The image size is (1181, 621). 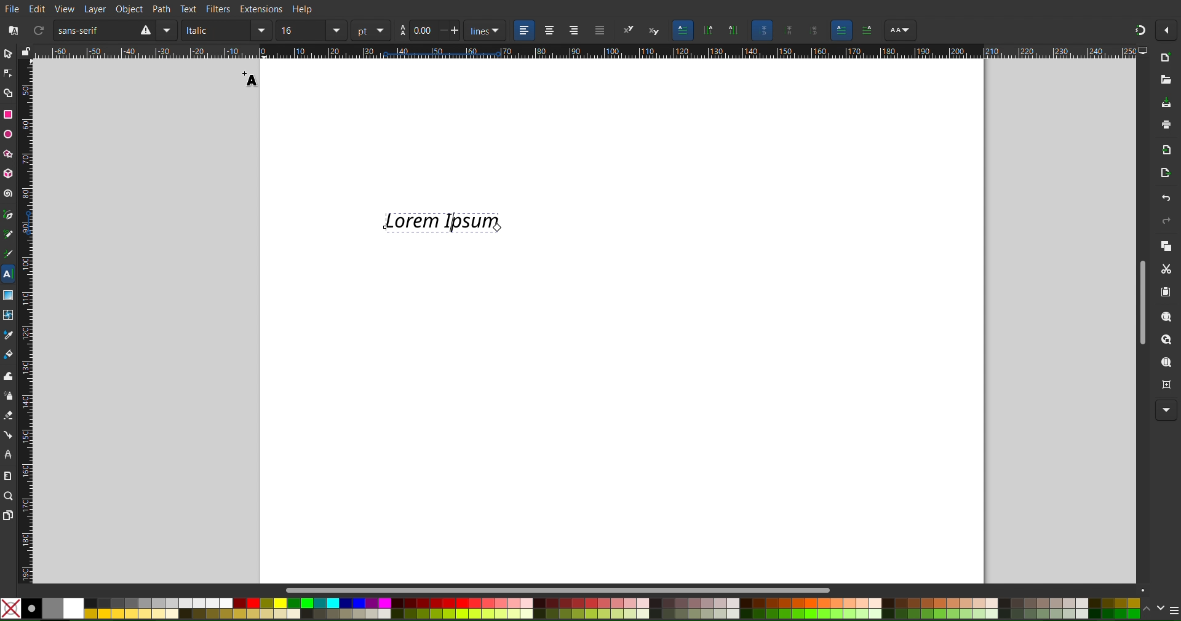 I want to click on Tweak Tool, so click(x=10, y=376).